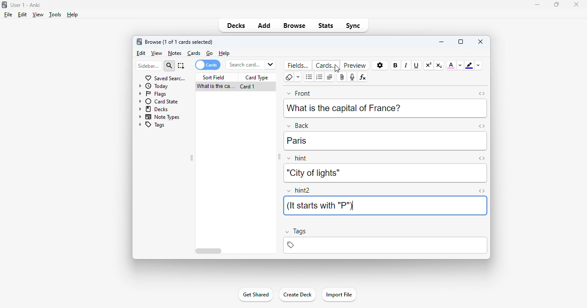 The height and width of the screenshot is (308, 587). What do you see at coordinates (149, 66) in the screenshot?
I see `sidebar filter` at bounding box center [149, 66].